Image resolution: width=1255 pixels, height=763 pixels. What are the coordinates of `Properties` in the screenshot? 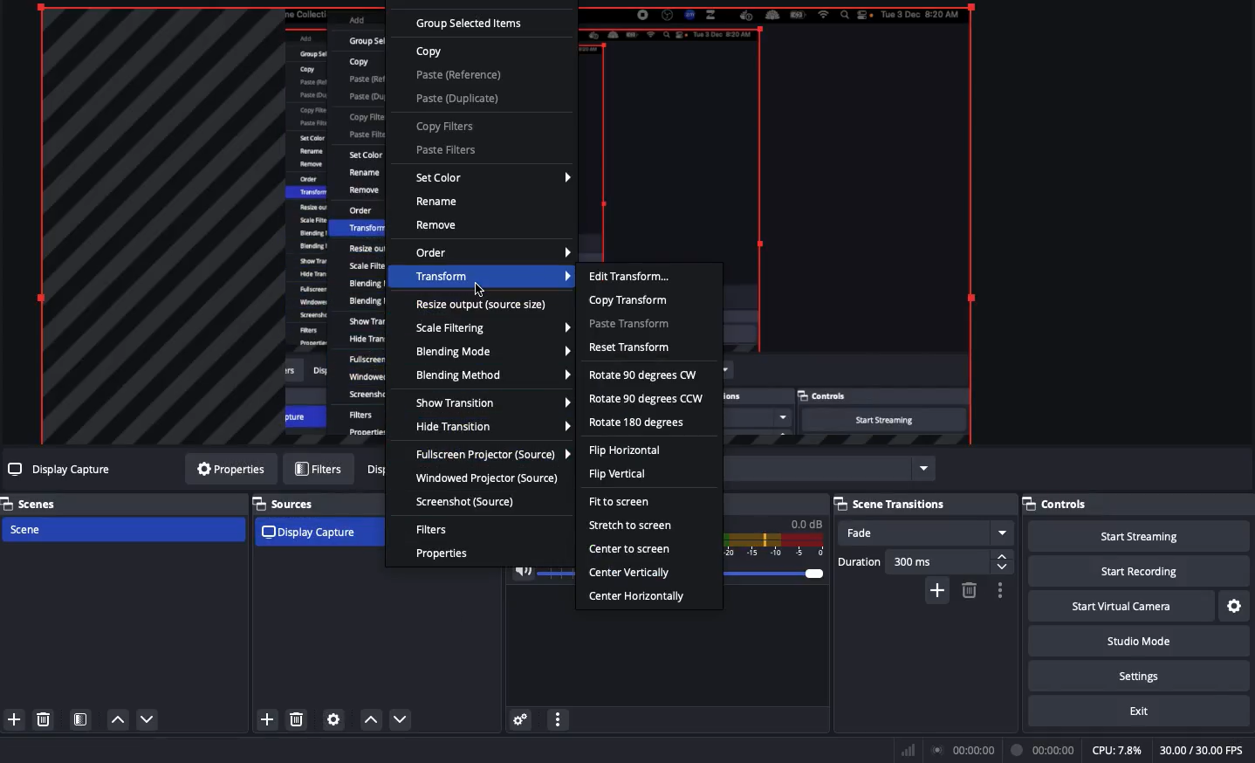 It's located at (230, 471).